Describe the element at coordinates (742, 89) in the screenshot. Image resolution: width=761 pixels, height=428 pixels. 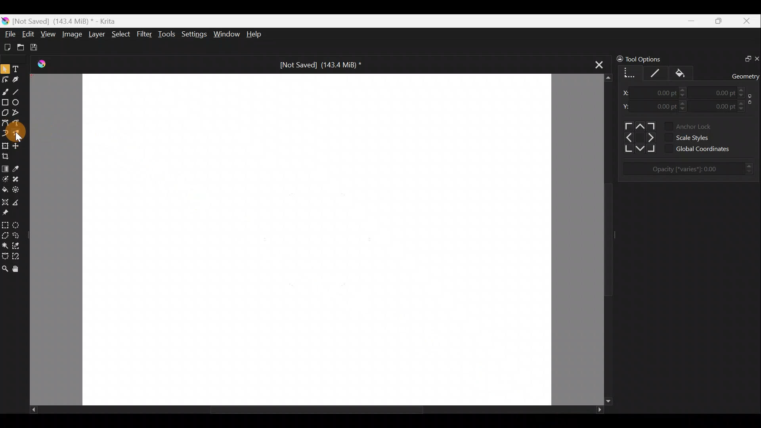
I see `Increase` at that location.